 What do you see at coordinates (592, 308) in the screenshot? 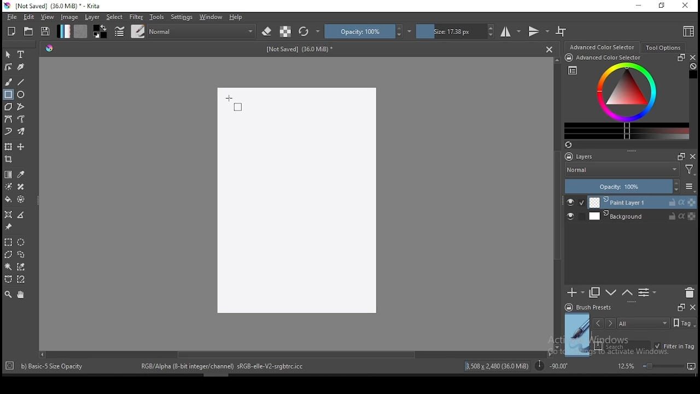
I see `brush presets` at bounding box center [592, 308].